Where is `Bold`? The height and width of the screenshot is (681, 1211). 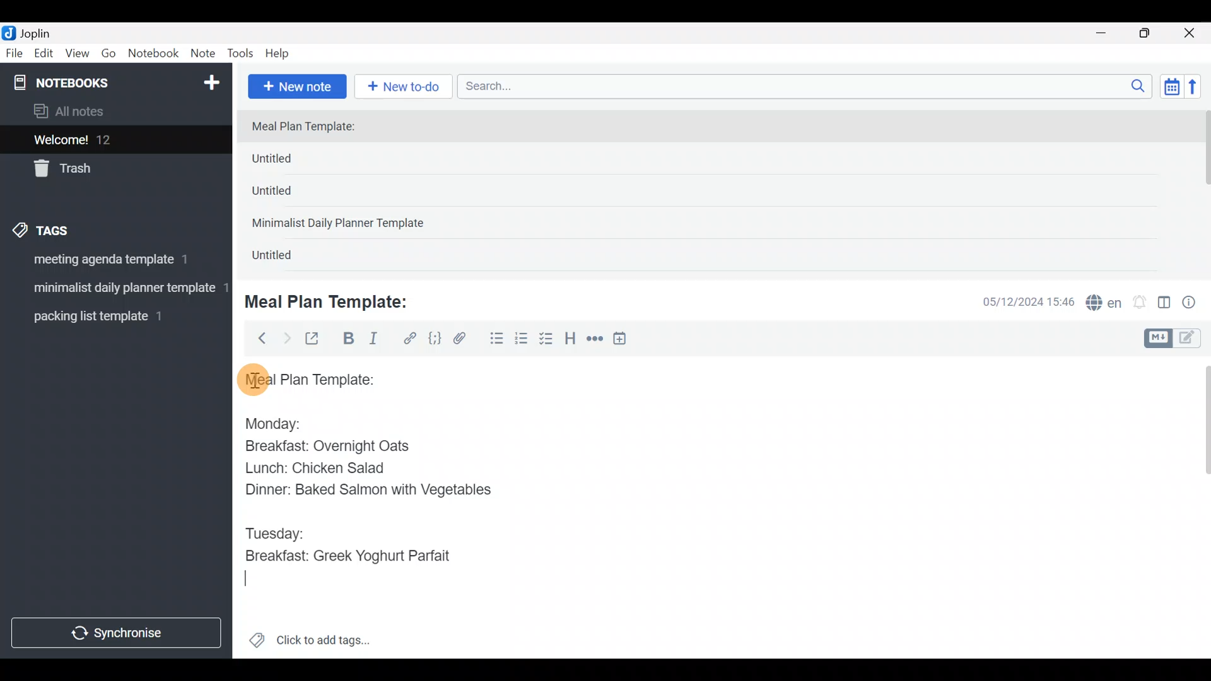
Bold is located at coordinates (348, 340).